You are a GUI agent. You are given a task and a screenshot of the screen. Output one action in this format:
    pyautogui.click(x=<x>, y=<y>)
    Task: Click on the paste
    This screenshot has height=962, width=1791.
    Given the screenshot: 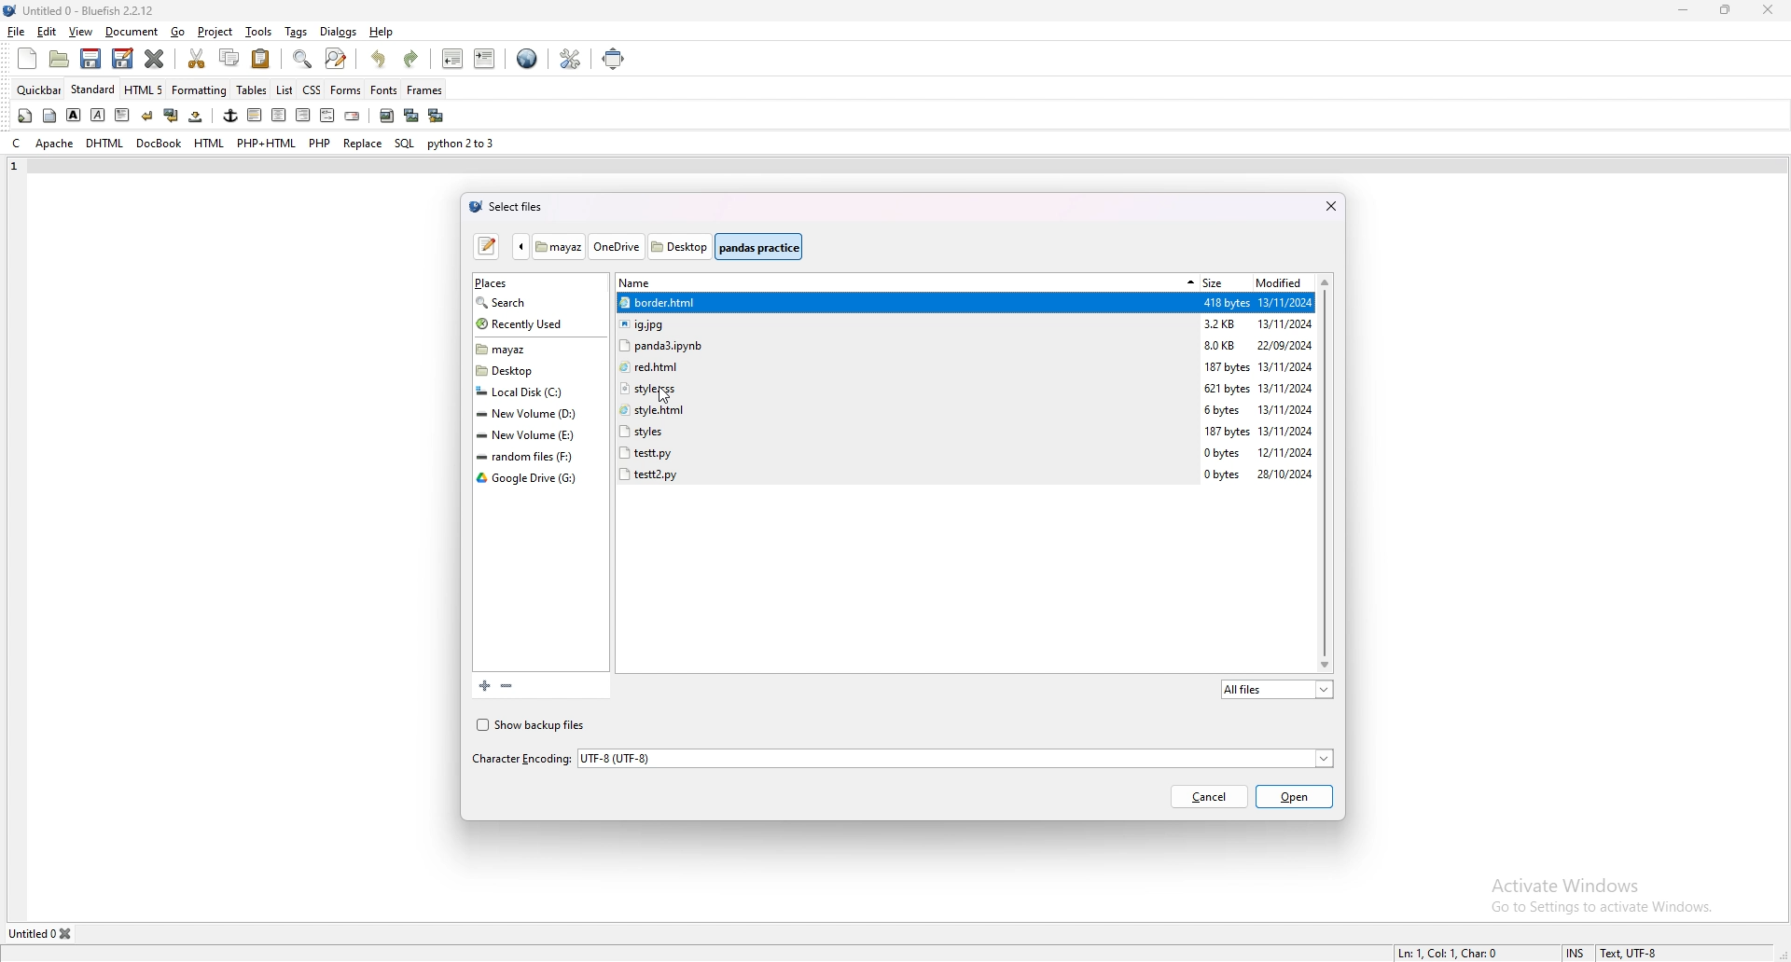 What is the action you would take?
    pyautogui.click(x=262, y=58)
    